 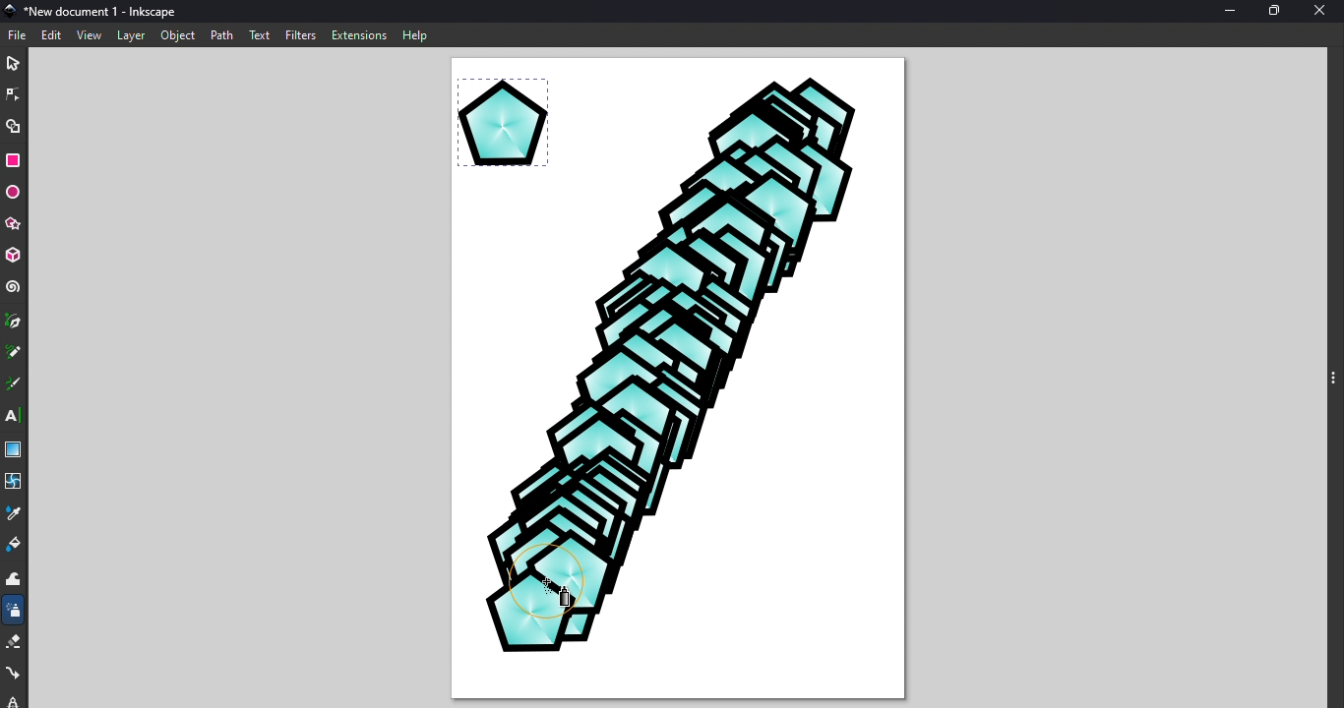 What do you see at coordinates (674, 383) in the screenshot?
I see `Canvas` at bounding box center [674, 383].